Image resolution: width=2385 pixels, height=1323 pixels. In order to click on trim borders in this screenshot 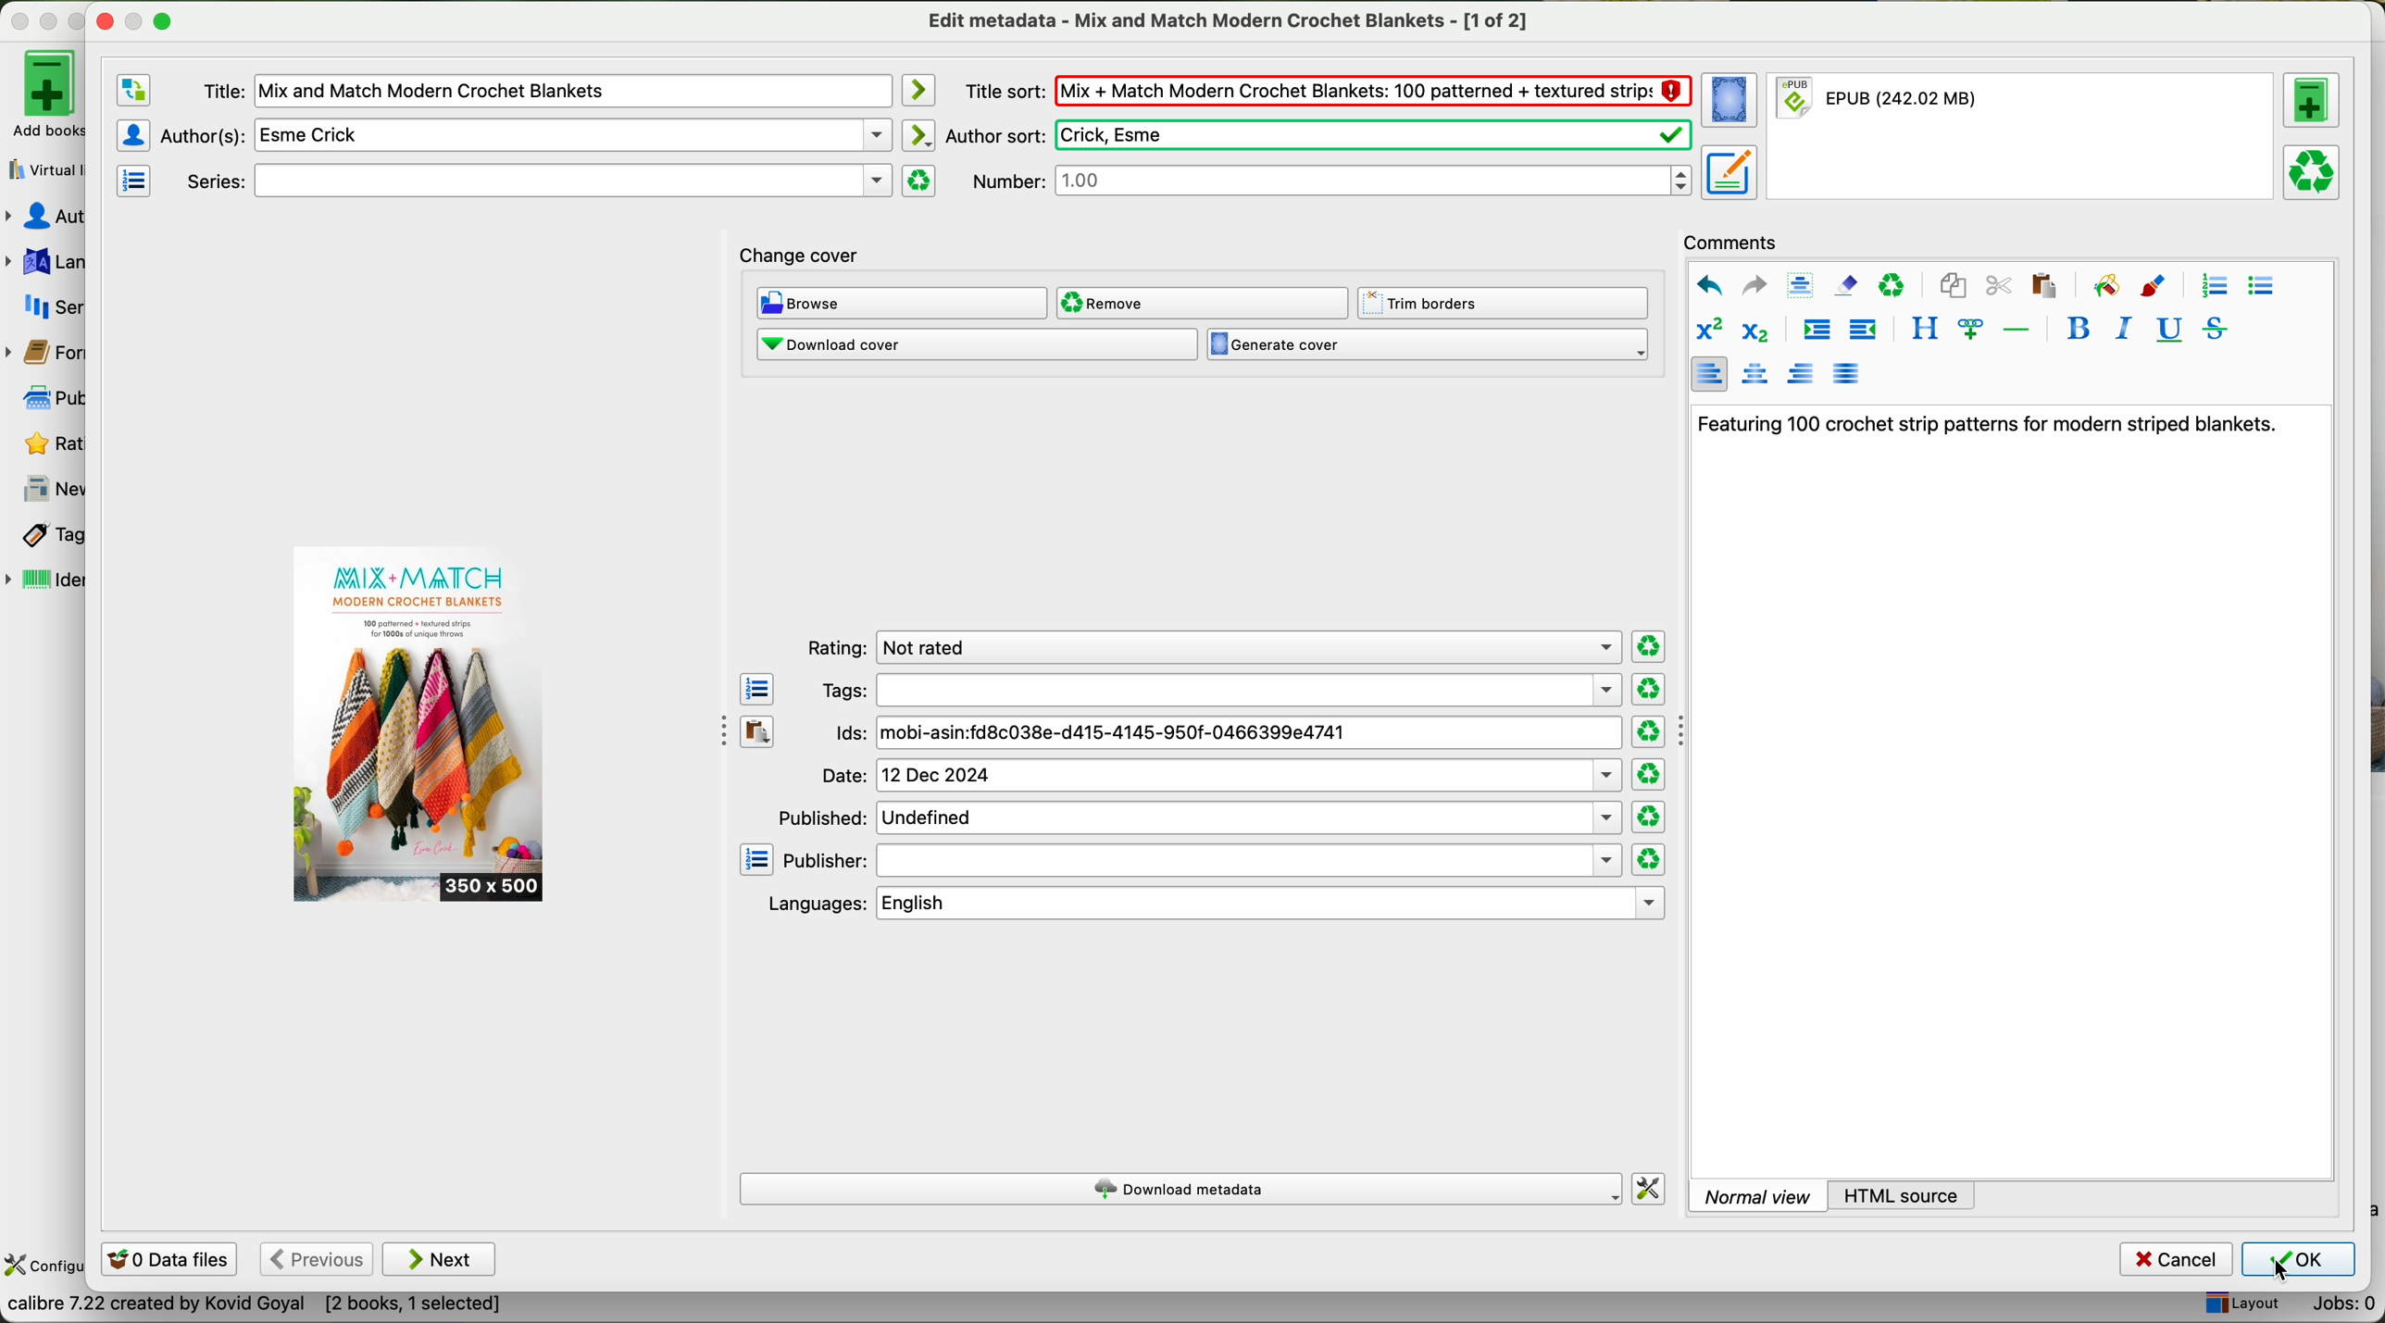, I will do `click(1508, 304)`.